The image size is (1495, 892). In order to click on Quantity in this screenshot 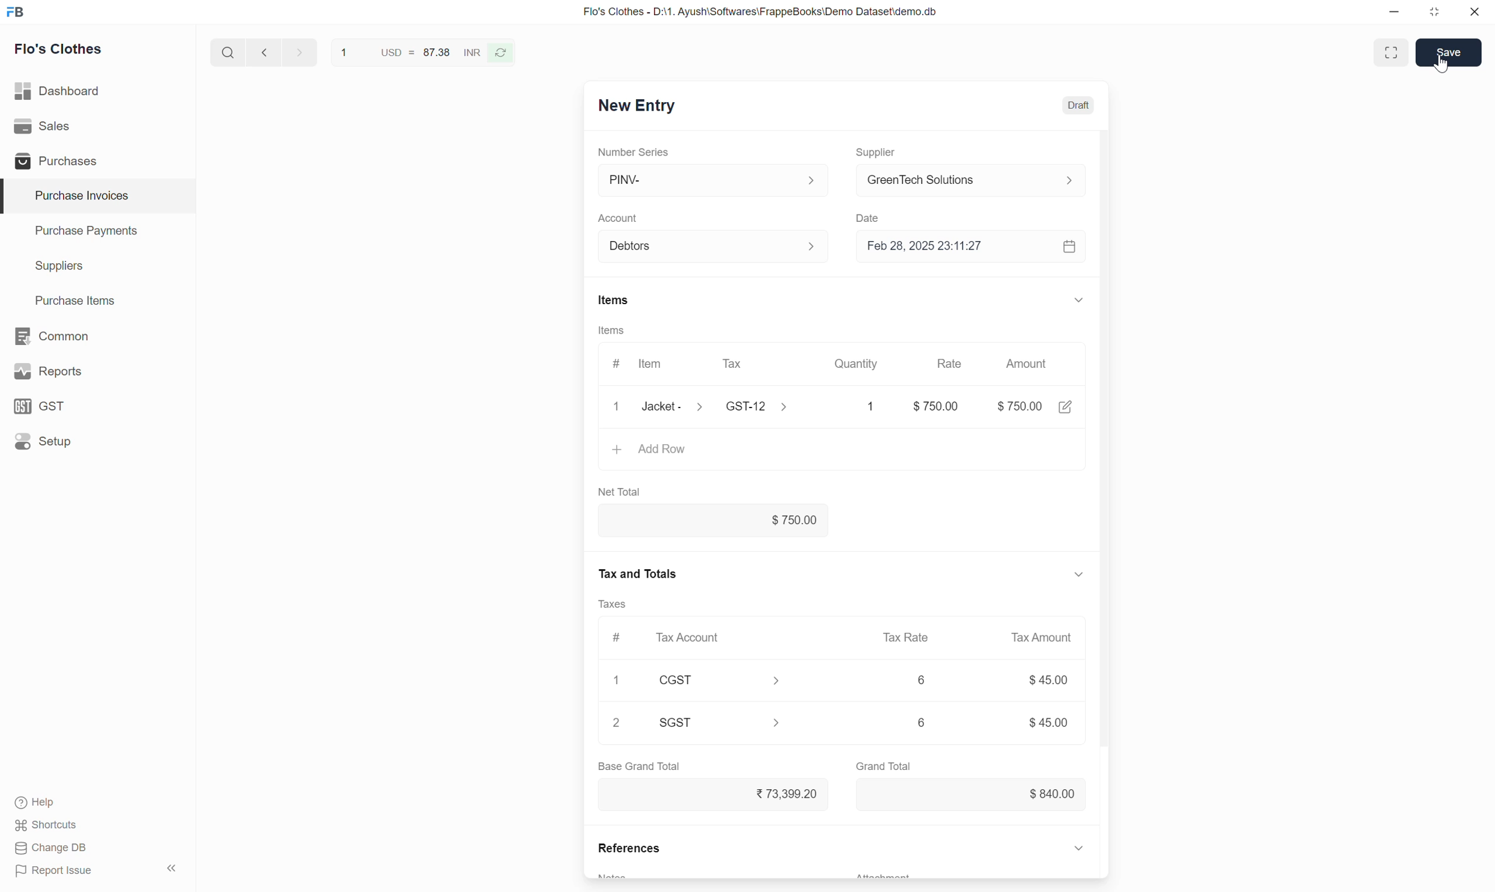, I will do `click(857, 364)`.